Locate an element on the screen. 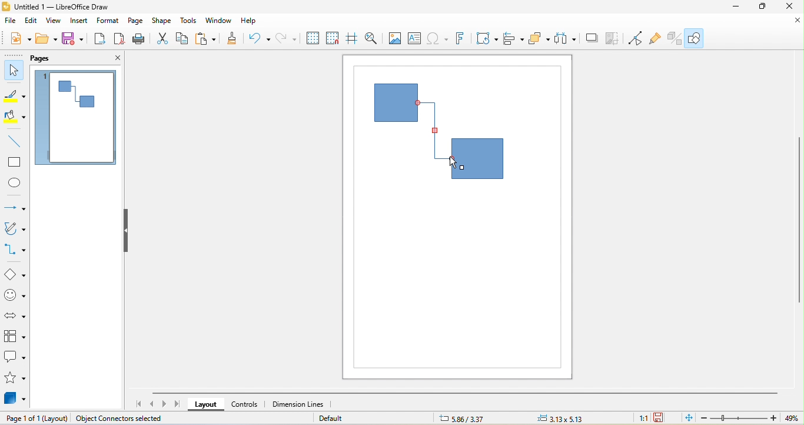 This screenshot has height=425, width=804. rectangle is located at coordinates (14, 161).